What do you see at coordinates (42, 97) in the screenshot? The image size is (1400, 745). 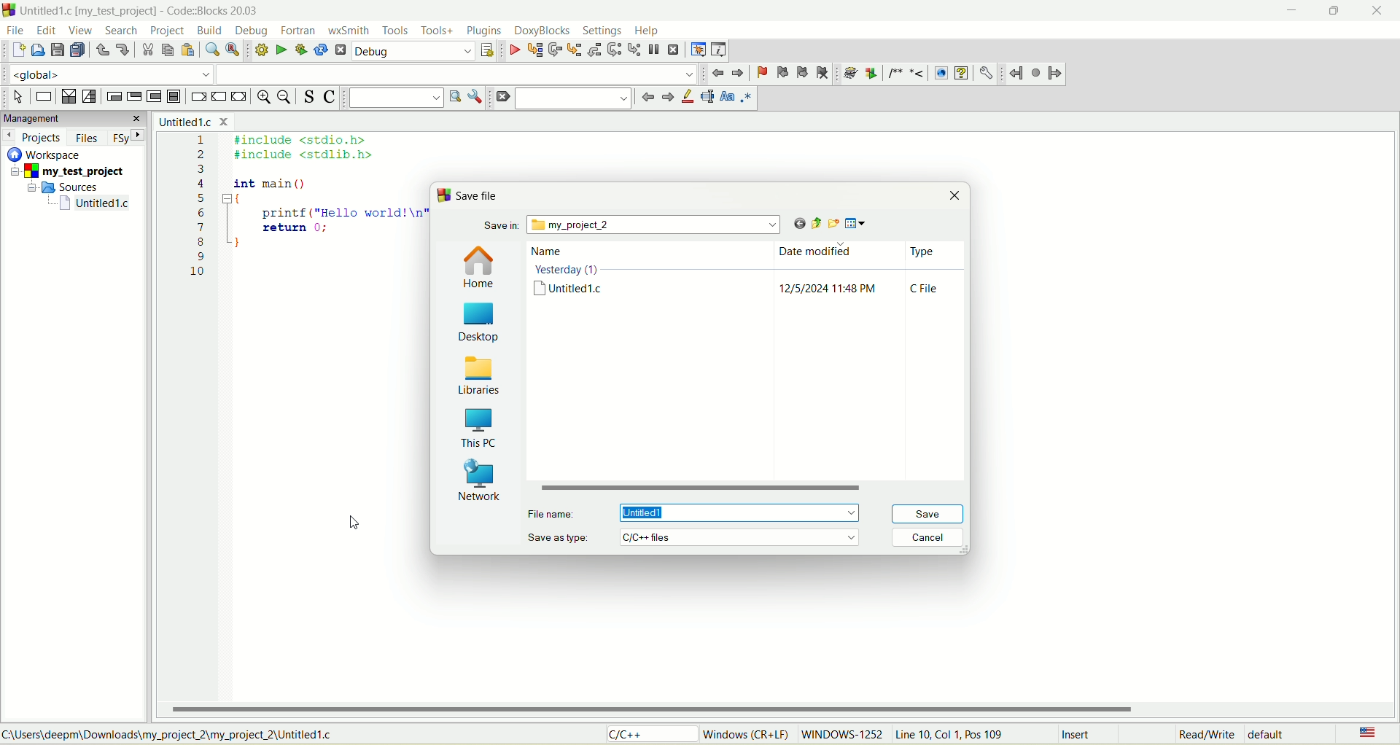 I see `instruction` at bounding box center [42, 97].